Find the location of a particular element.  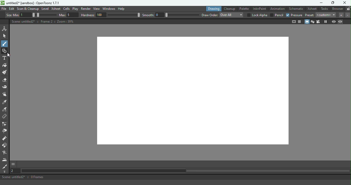

Pinch tool is located at coordinates (6, 131).